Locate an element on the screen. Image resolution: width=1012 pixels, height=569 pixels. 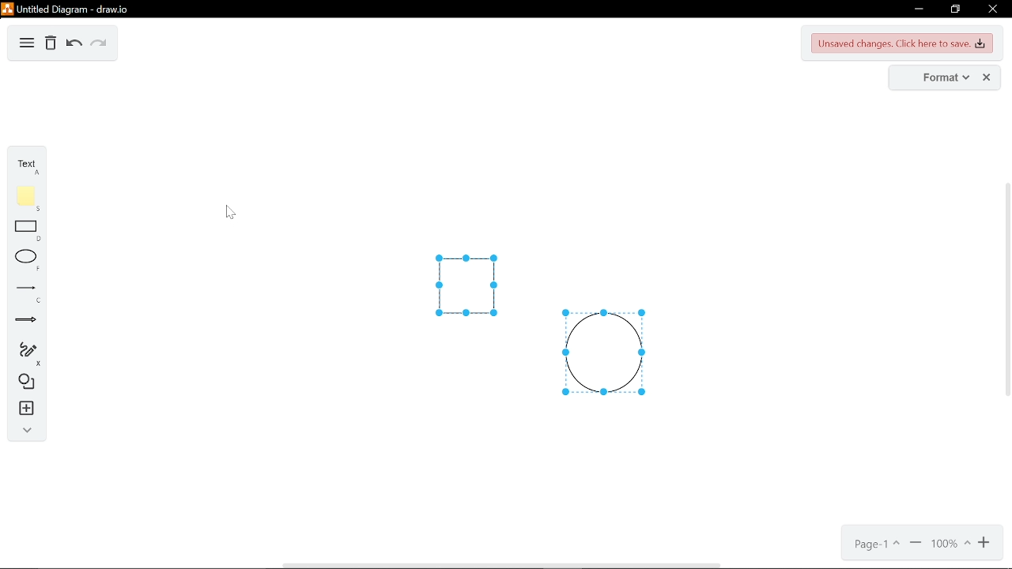
shapes is located at coordinates (24, 384).